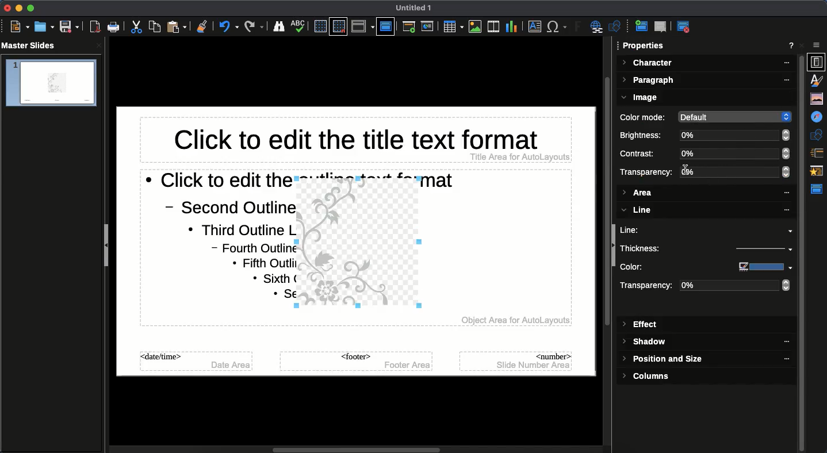 The width and height of the screenshot is (827, 453). I want to click on Shadow, so click(646, 343).